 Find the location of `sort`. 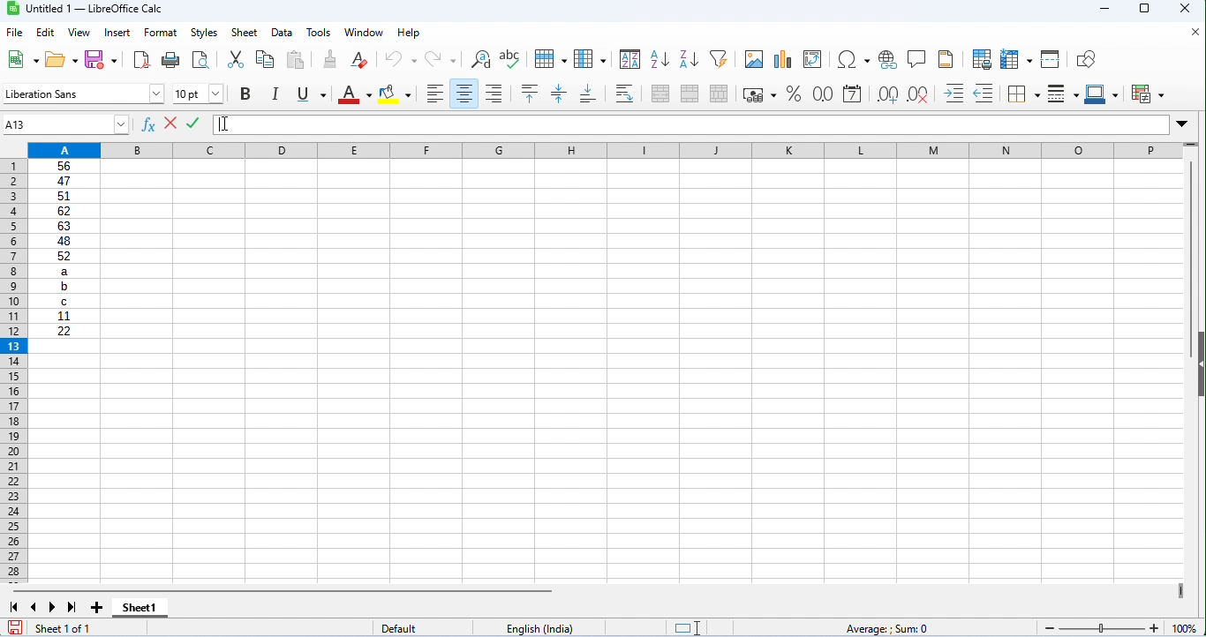

sort is located at coordinates (630, 59).